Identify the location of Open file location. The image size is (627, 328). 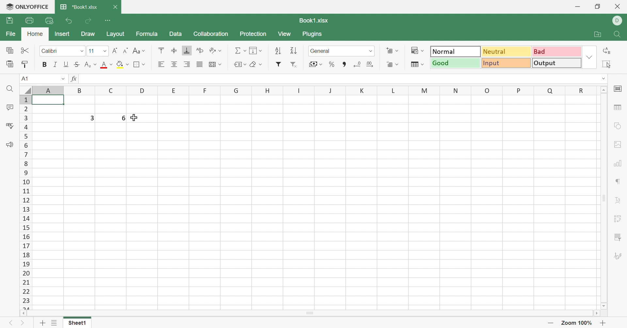
(599, 35).